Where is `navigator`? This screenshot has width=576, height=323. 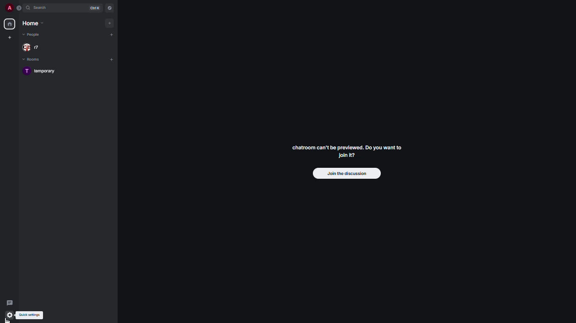 navigator is located at coordinates (109, 8).